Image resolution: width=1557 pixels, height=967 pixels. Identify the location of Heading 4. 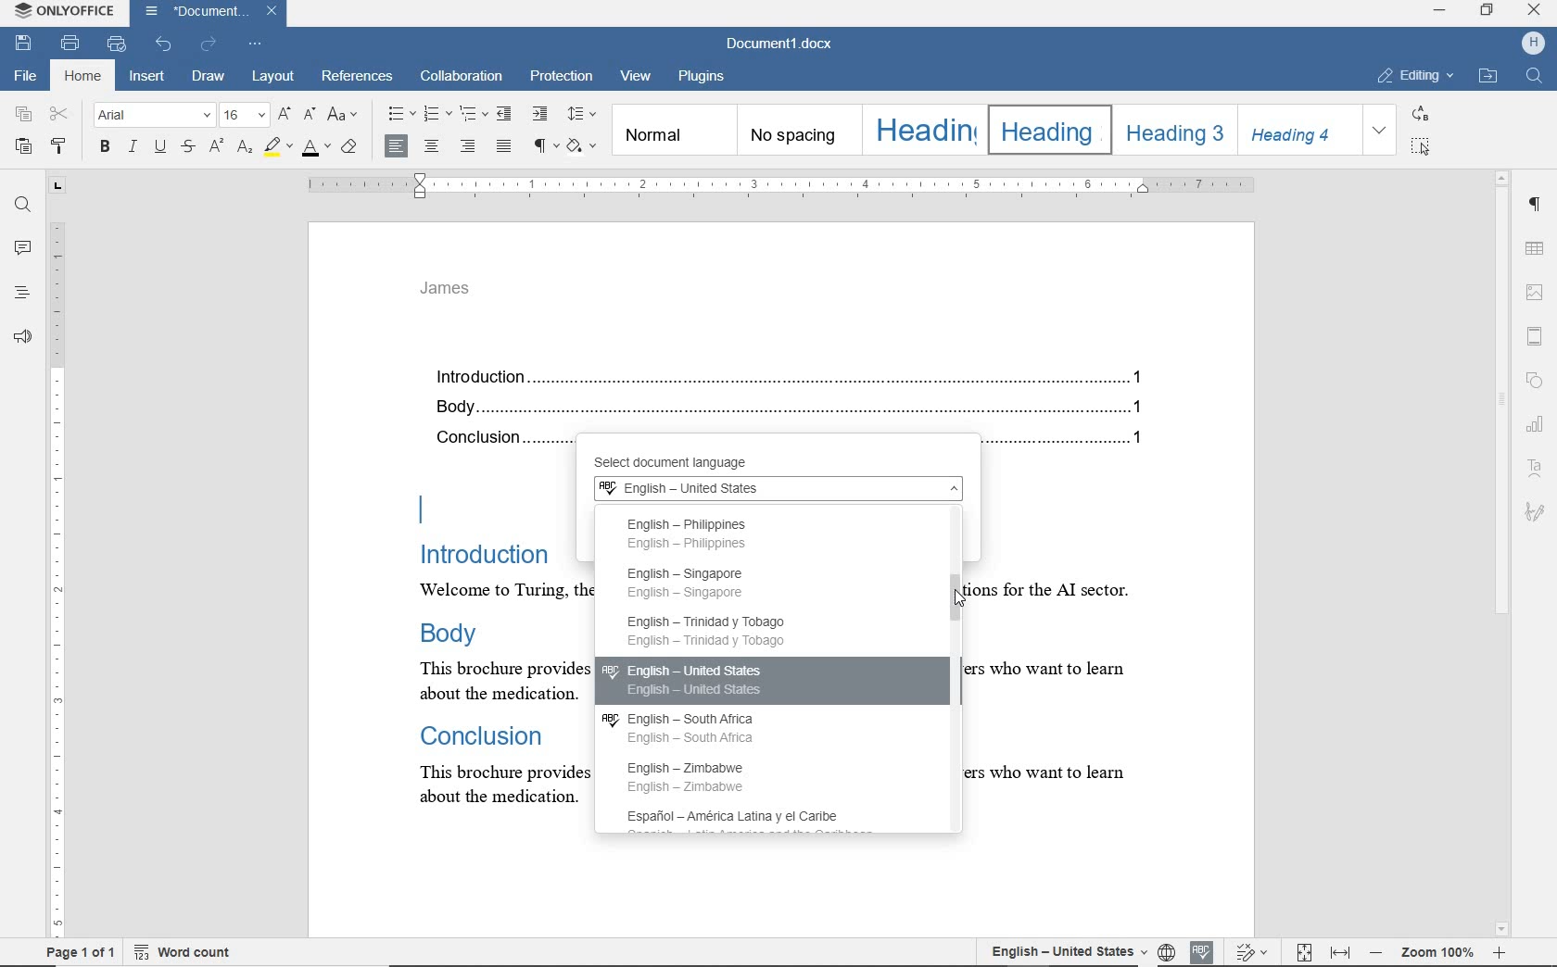
(1298, 130).